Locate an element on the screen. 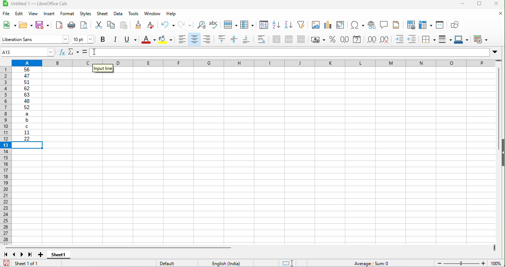 The height and width of the screenshot is (267, 505). window is located at coordinates (153, 14).